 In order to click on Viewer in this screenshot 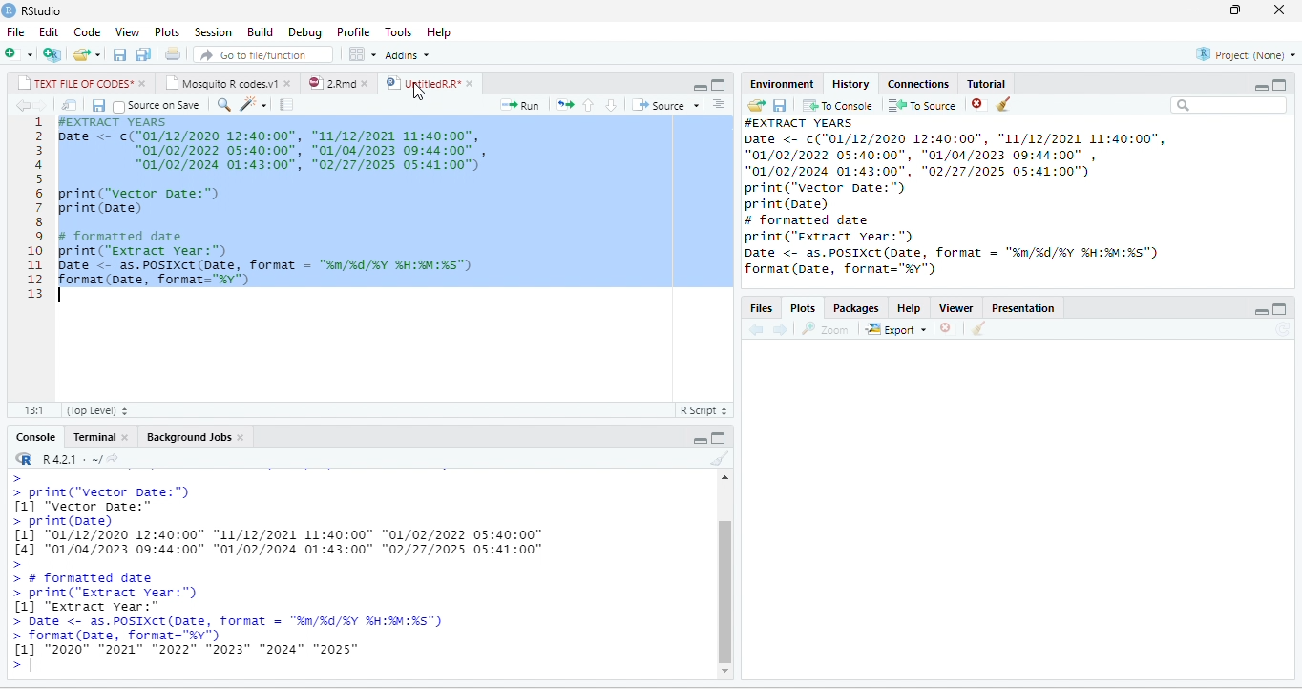, I will do `click(955, 308)`.